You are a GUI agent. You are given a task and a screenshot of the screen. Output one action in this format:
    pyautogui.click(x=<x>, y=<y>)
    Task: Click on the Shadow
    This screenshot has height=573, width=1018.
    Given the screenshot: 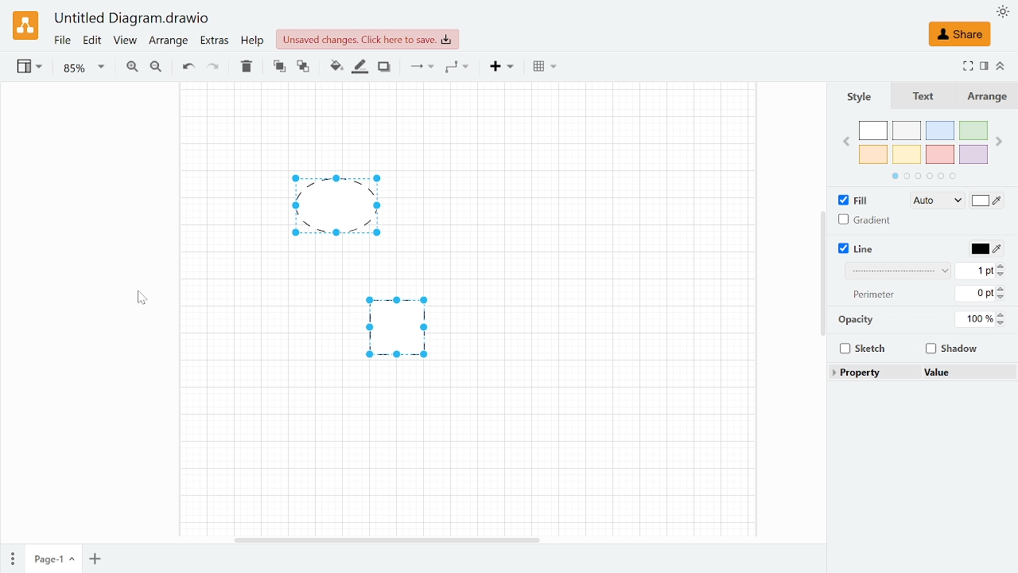 What is the action you would take?
    pyautogui.click(x=384, y=68)
    